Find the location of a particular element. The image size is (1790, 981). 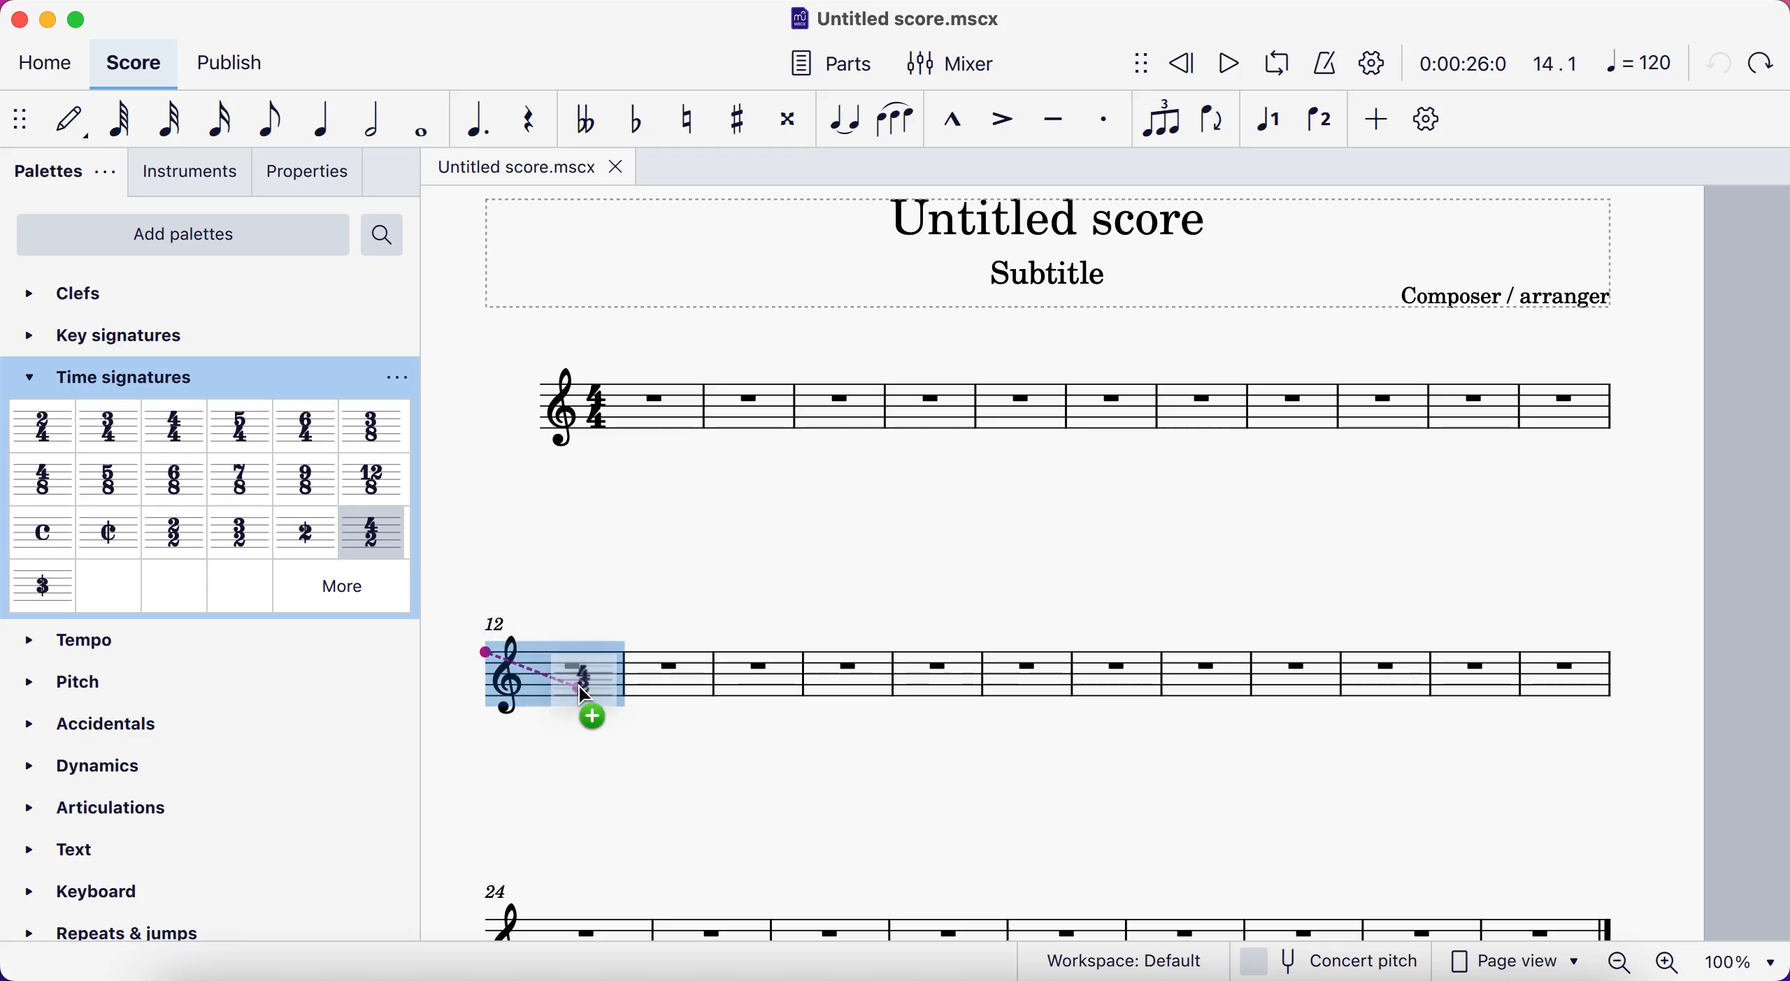

Composer / arranger is located at coordinates (1502, 296).